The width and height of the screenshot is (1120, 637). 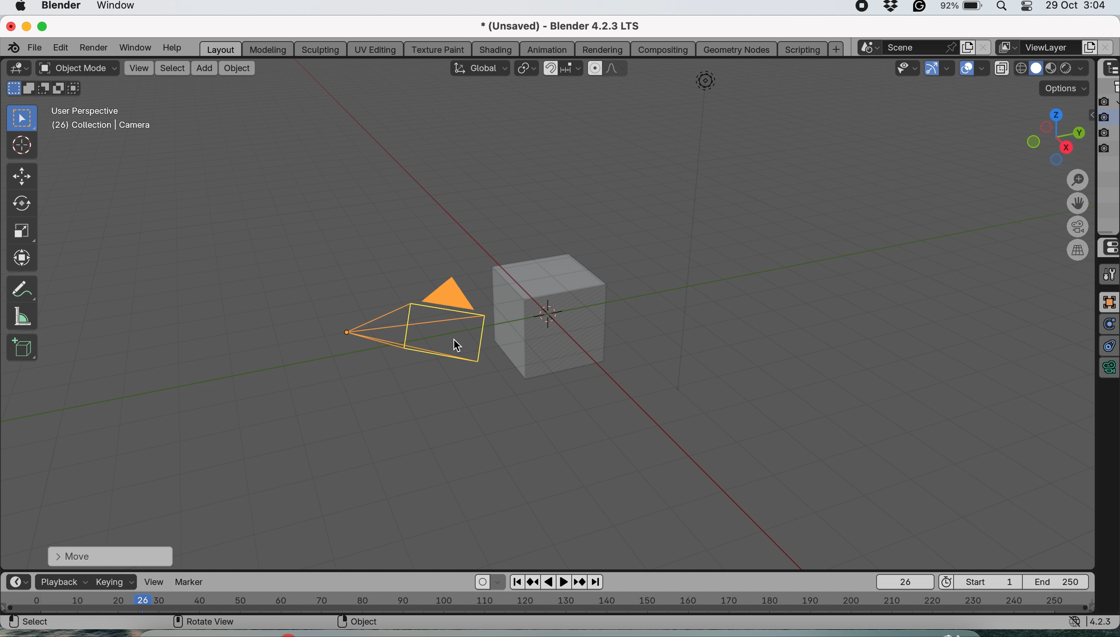 What do you see at coordinates (172, 49) in the screenshot?
I see `help` at bounding box center [172, 49].